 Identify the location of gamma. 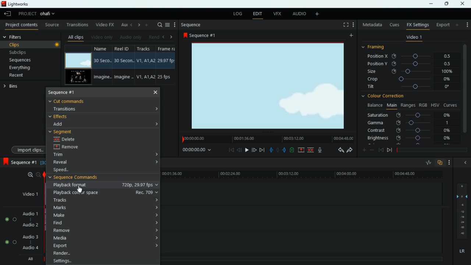
(413, 123).